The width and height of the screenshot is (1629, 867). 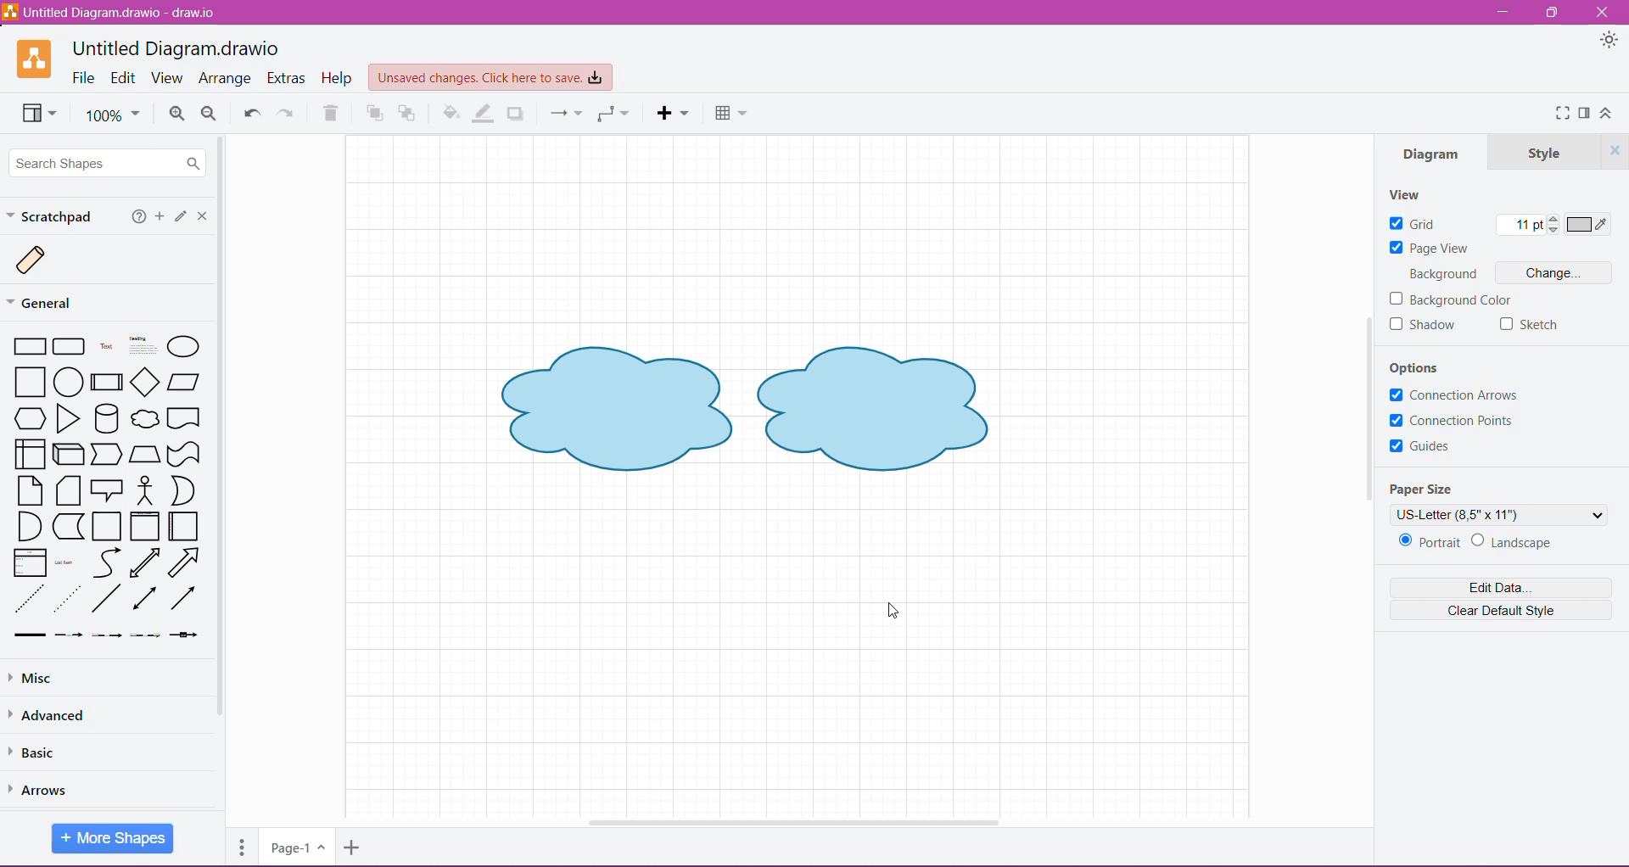 I want to click on Extras, so click(x=288, y=78).